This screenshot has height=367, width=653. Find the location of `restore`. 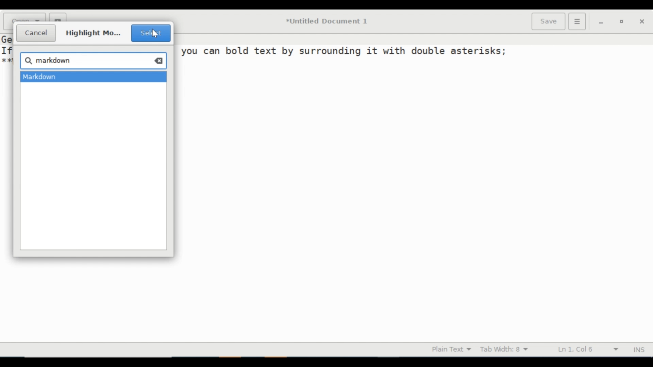

restore is located at coordinates (624, 21).